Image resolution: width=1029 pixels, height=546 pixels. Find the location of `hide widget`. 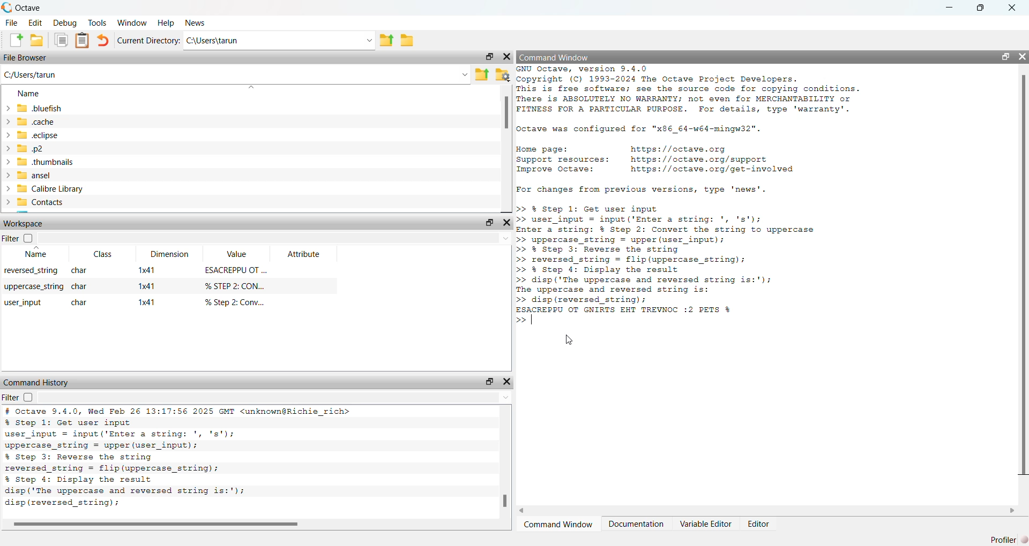

hide widget is located at coordinates (1023, 56).